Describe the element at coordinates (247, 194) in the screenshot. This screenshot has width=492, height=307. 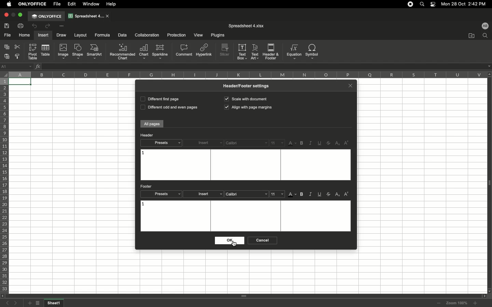
I see `Font style` at that location.